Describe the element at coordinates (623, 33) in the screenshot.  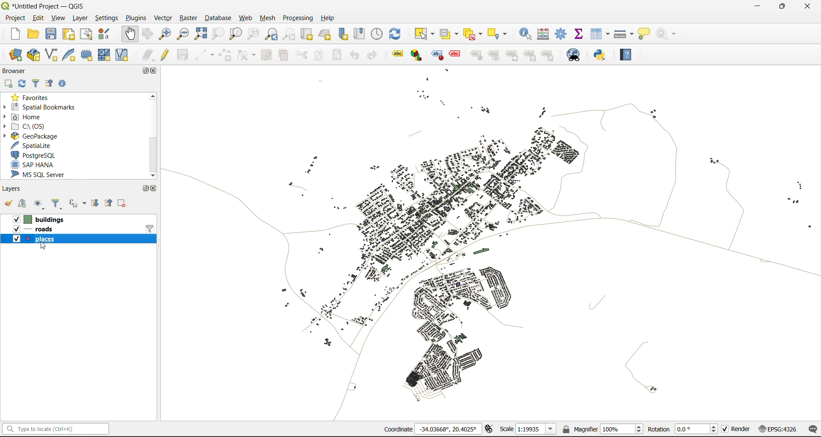
I see `measure line` at that location.